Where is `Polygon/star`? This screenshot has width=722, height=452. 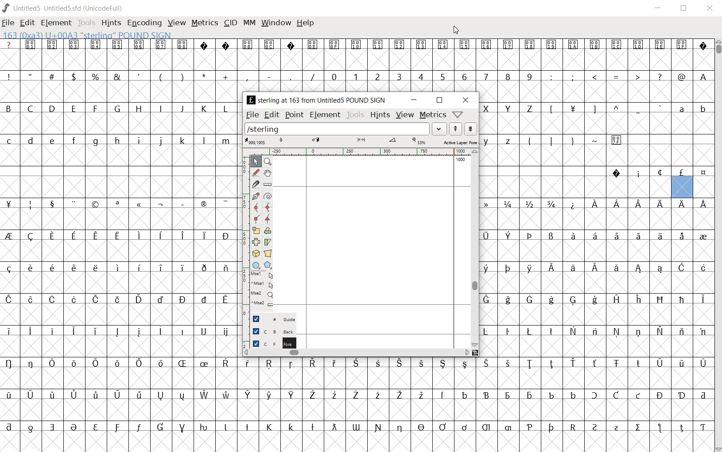
Polygon/star is located at coordinates (270, 265).